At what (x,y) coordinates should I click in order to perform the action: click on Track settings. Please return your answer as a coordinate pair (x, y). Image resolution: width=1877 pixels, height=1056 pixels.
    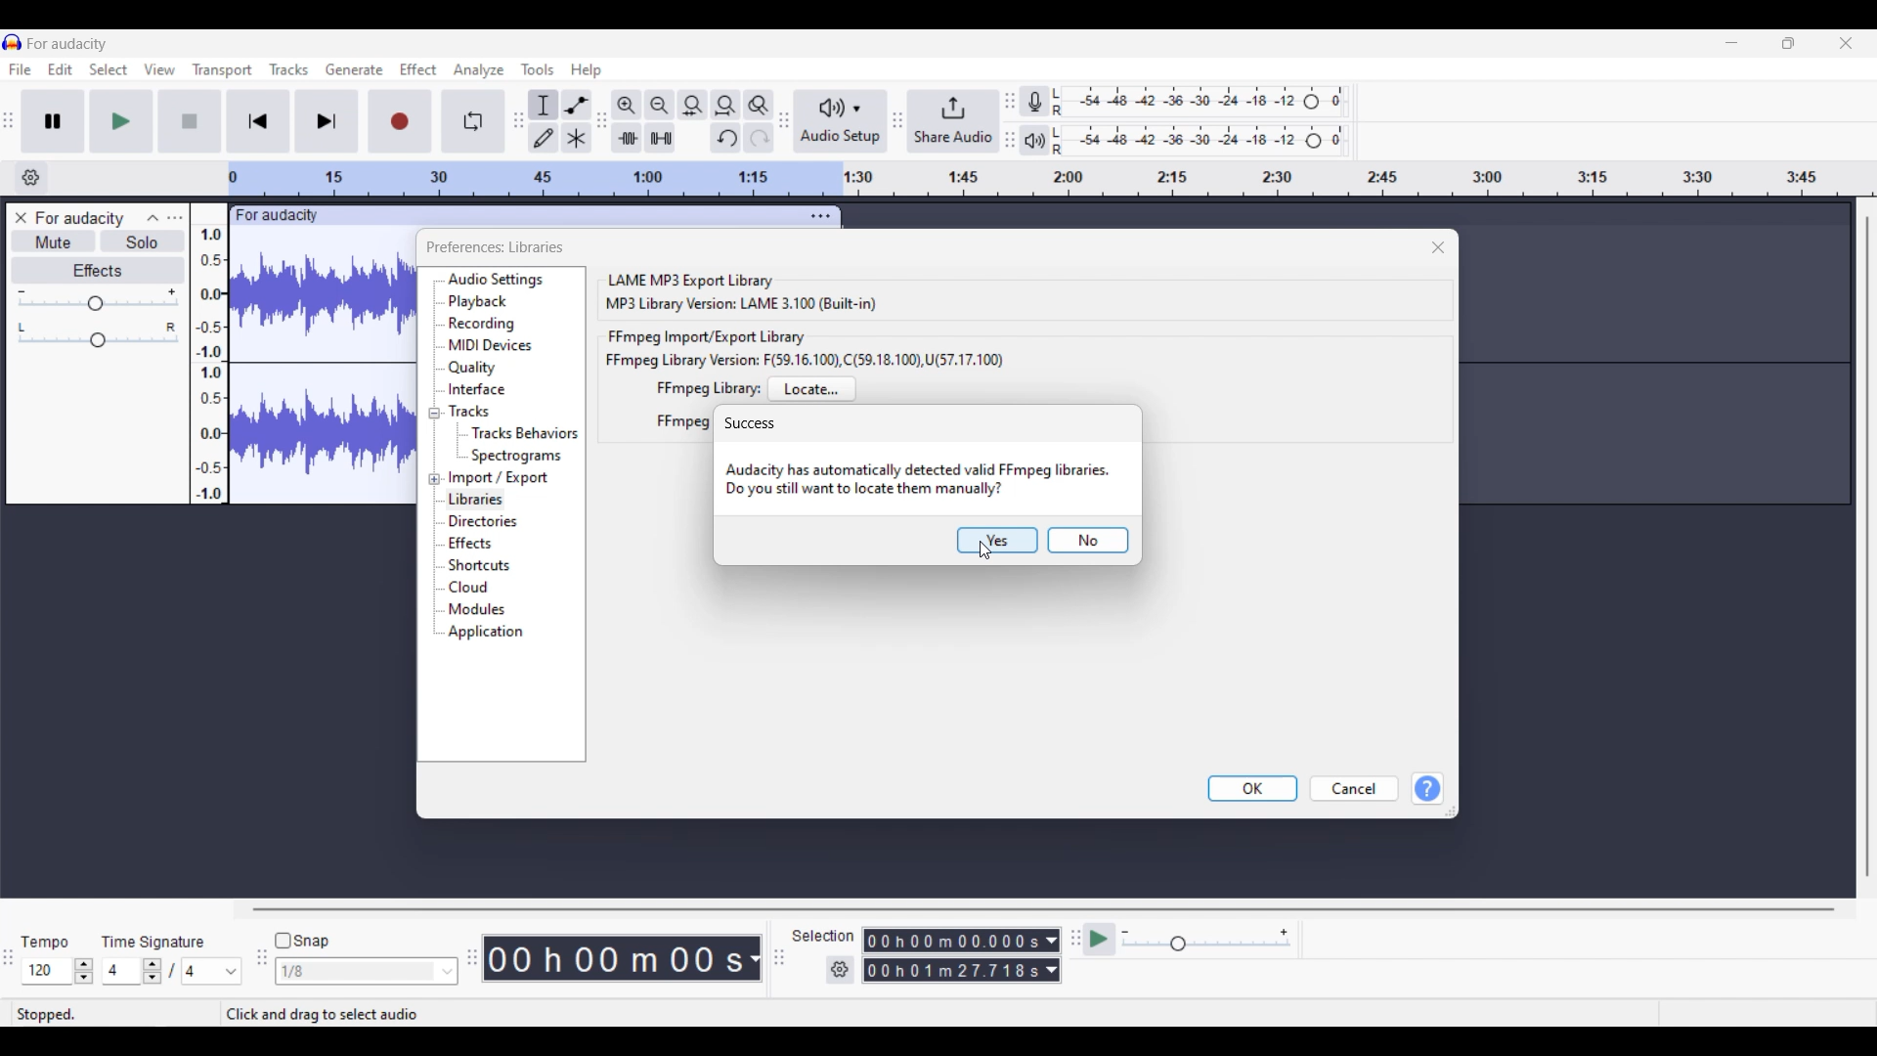
    Looking at the image, I should click on (820, 216).